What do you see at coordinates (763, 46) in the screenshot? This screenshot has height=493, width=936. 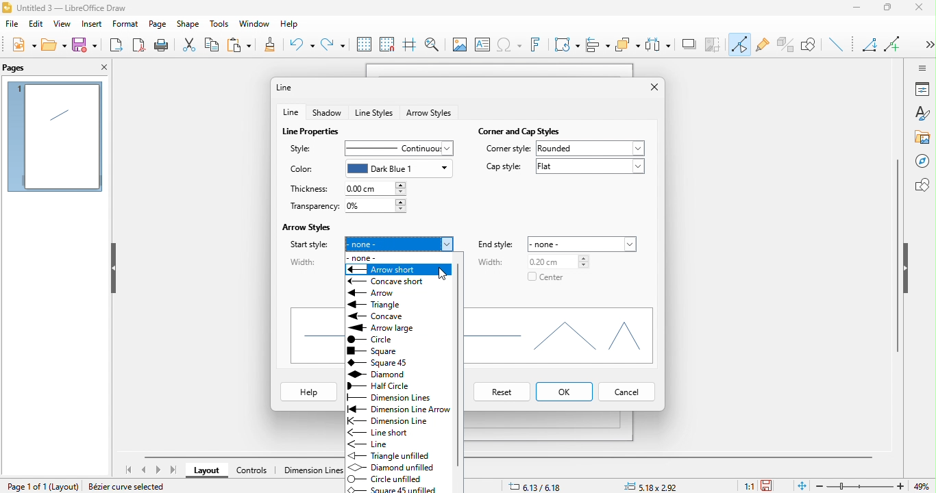 I see `gluepoint function` at bounding box center [763, 46].